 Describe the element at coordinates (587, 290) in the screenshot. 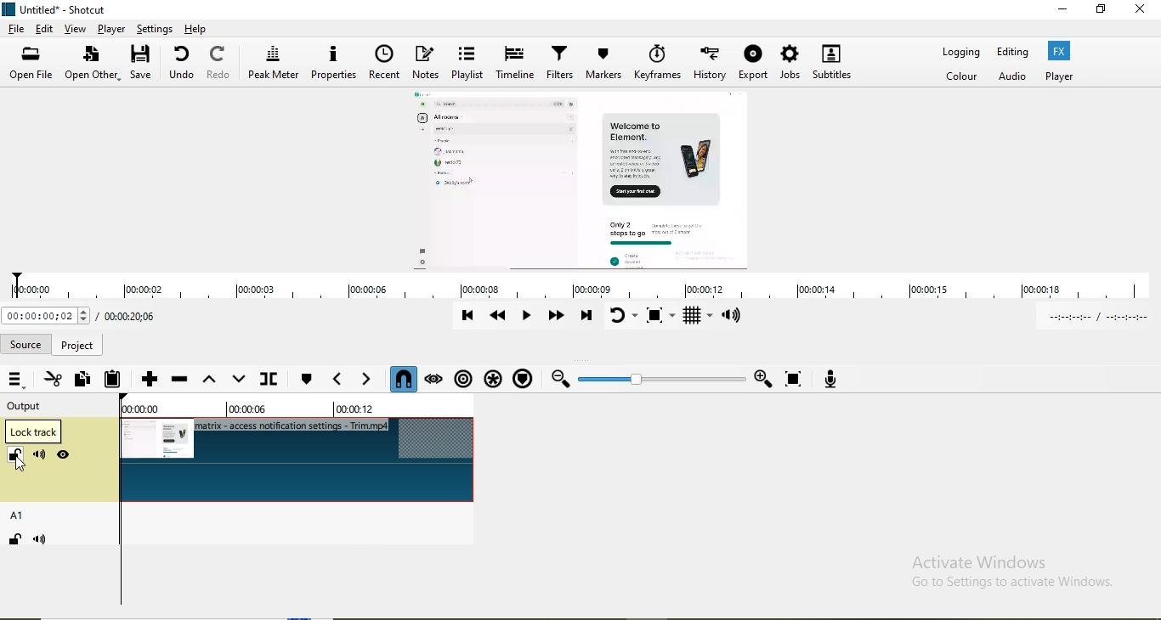

I see `timeline` at that location.